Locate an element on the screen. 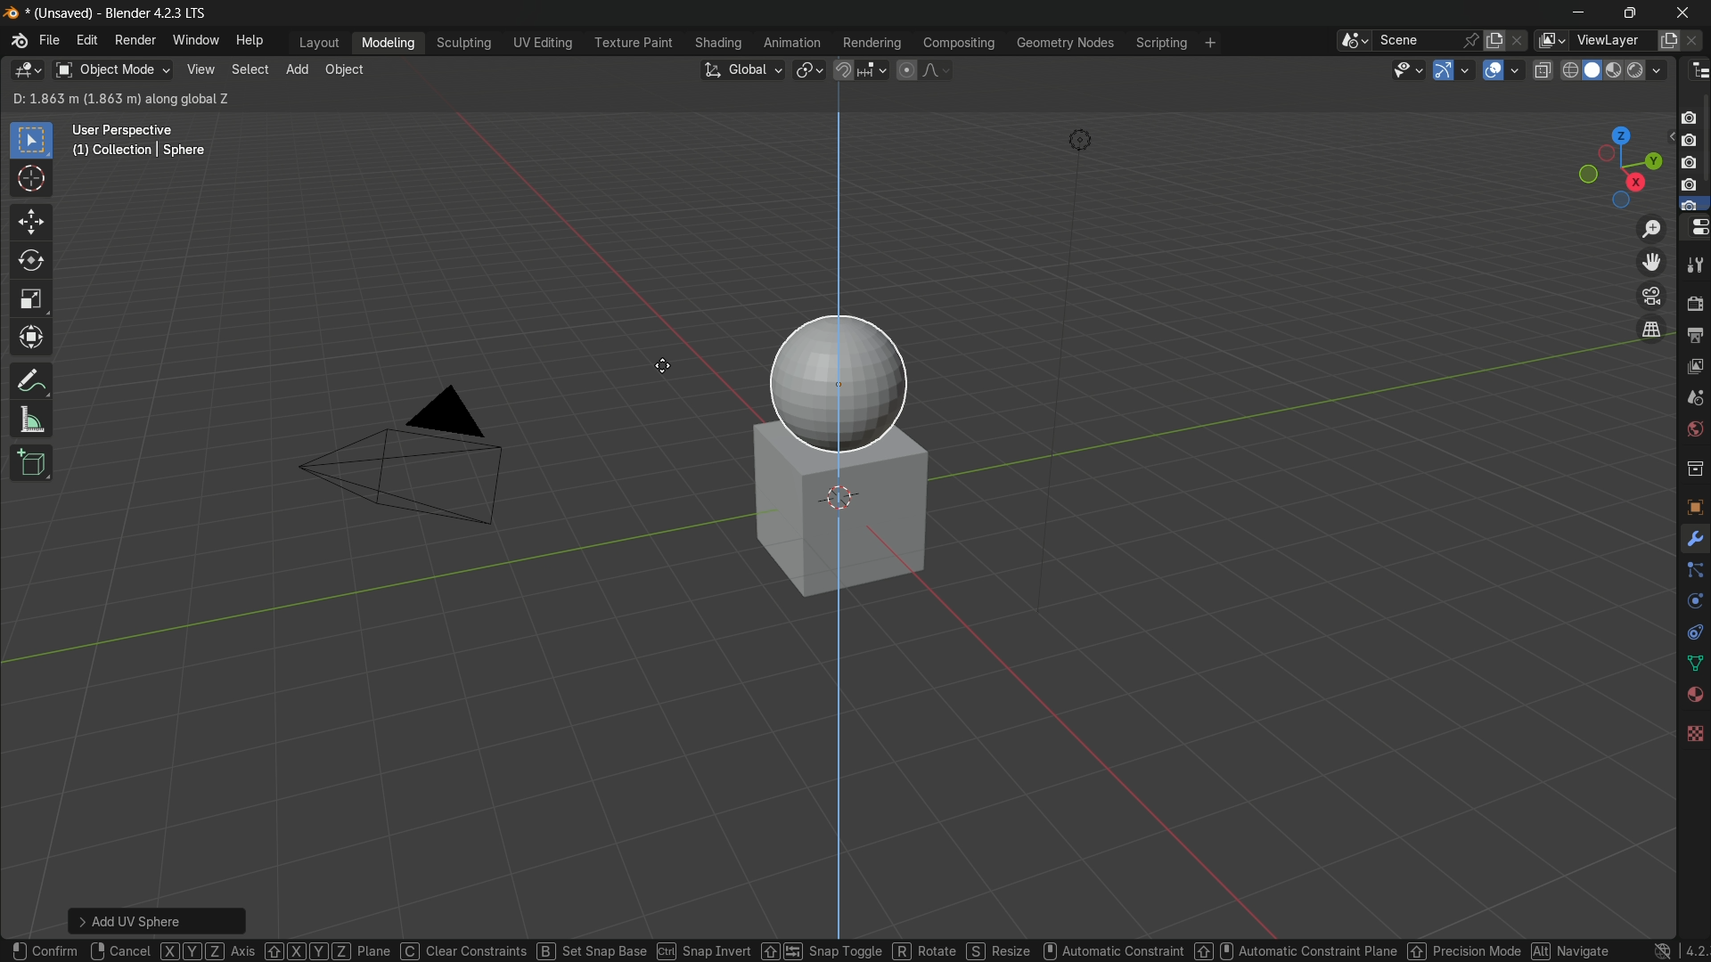 The width and height of the screenshot is (1711, 962). logo is located at coordinates (1641, 951).